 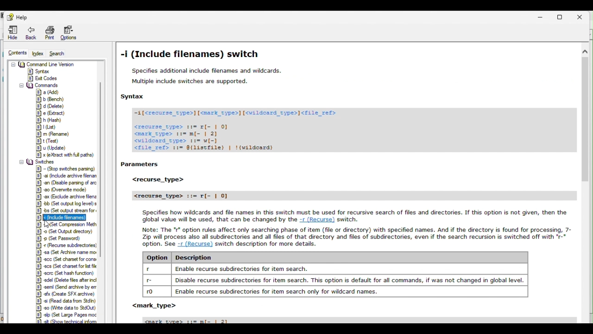 What do you see at coordinates (68, 176) in the screenshot?
I see `Include archive file name` at bounding box center [68, 176].